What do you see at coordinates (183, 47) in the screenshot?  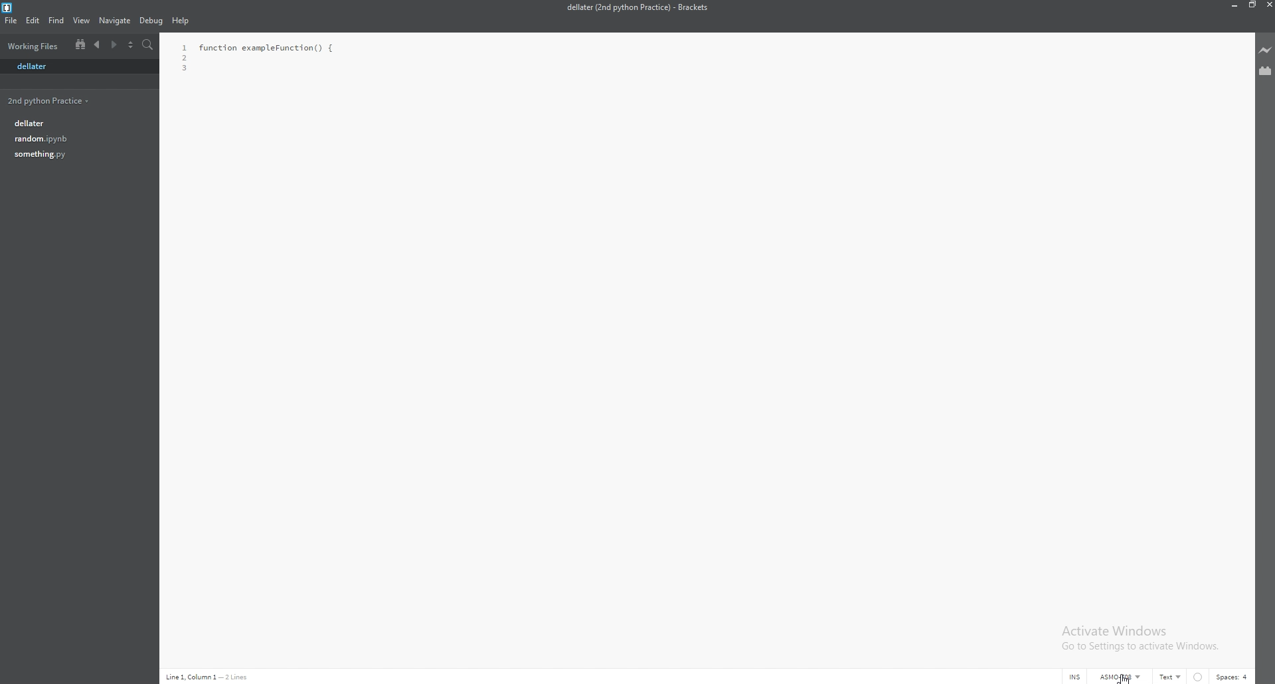 I see `1` at bounding box center [183, 47].